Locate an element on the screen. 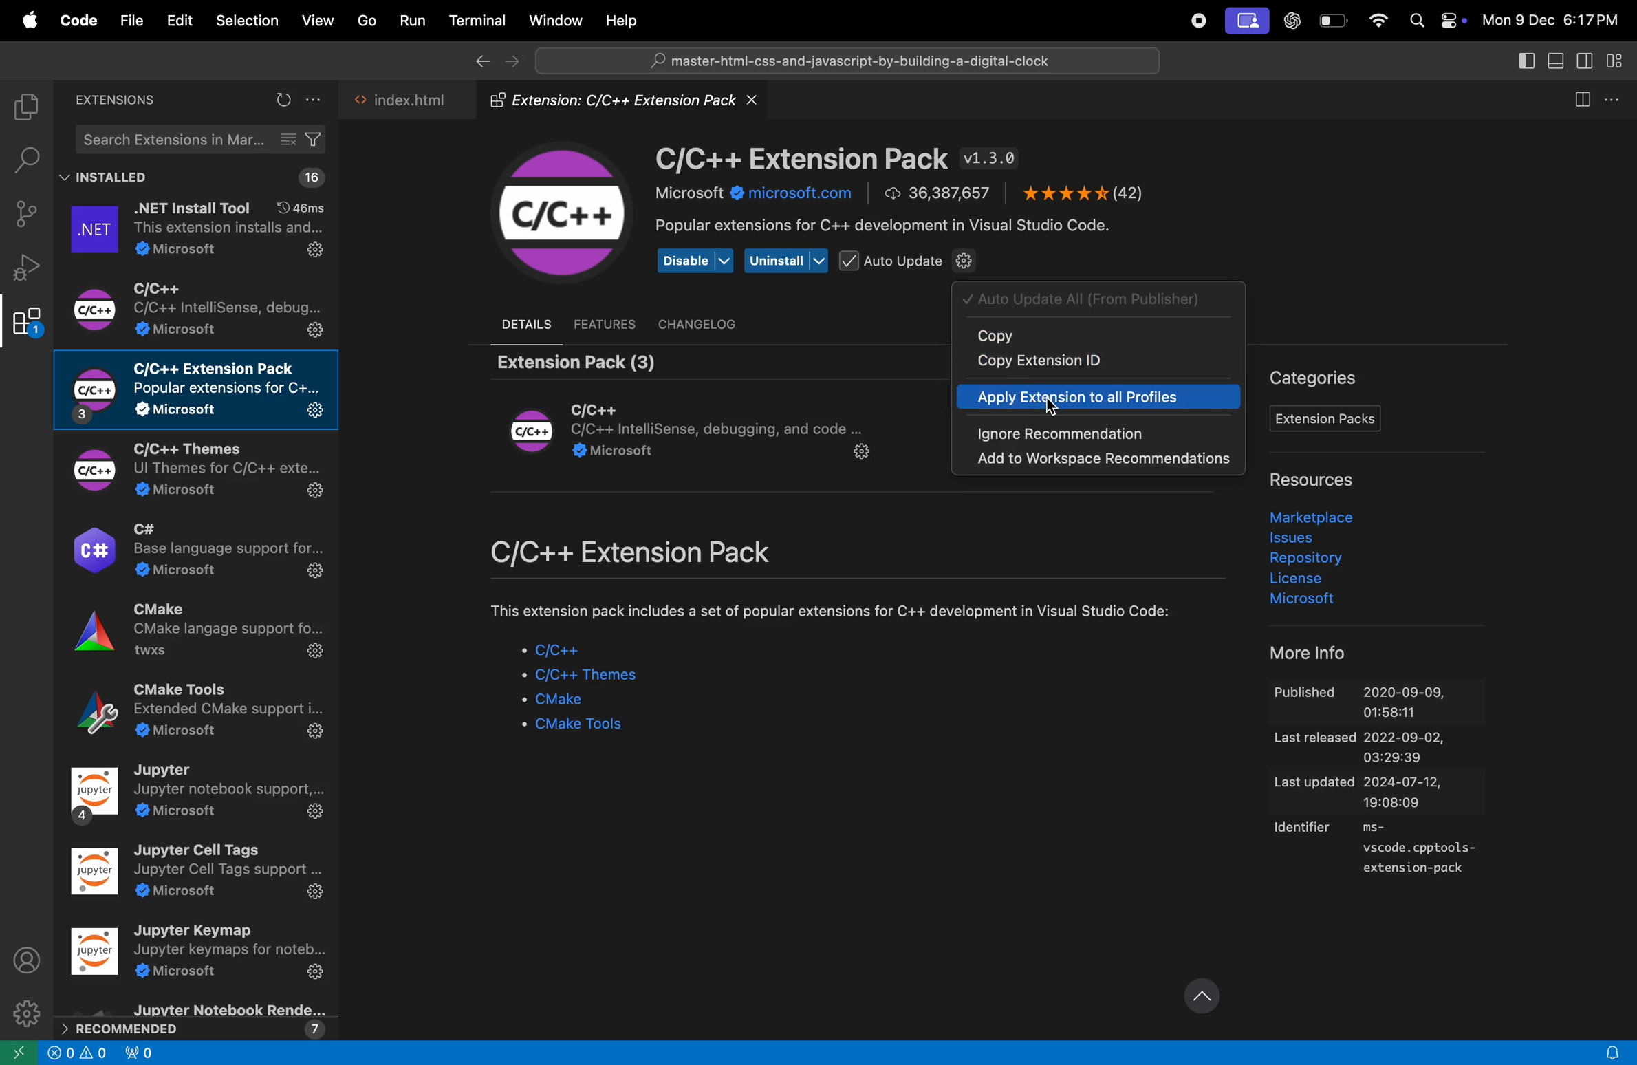 The image size is (1637, 1065). popular extension is located at coordinates (893, 228).